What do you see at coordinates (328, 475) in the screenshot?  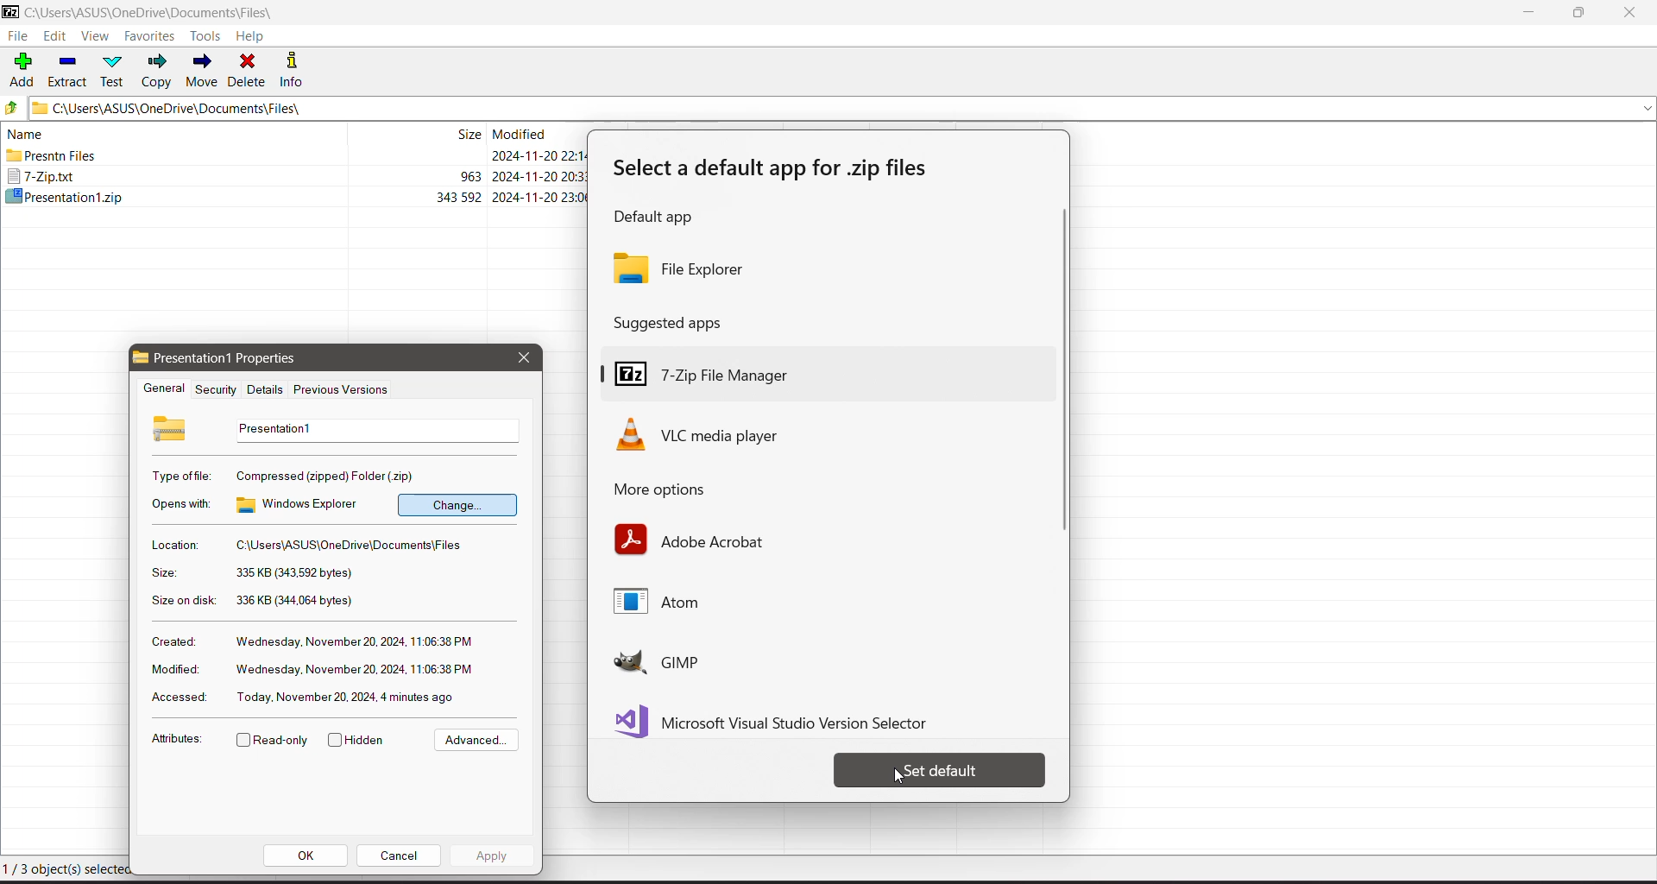 I see `Selected file type` at bounding box center [328, 475].